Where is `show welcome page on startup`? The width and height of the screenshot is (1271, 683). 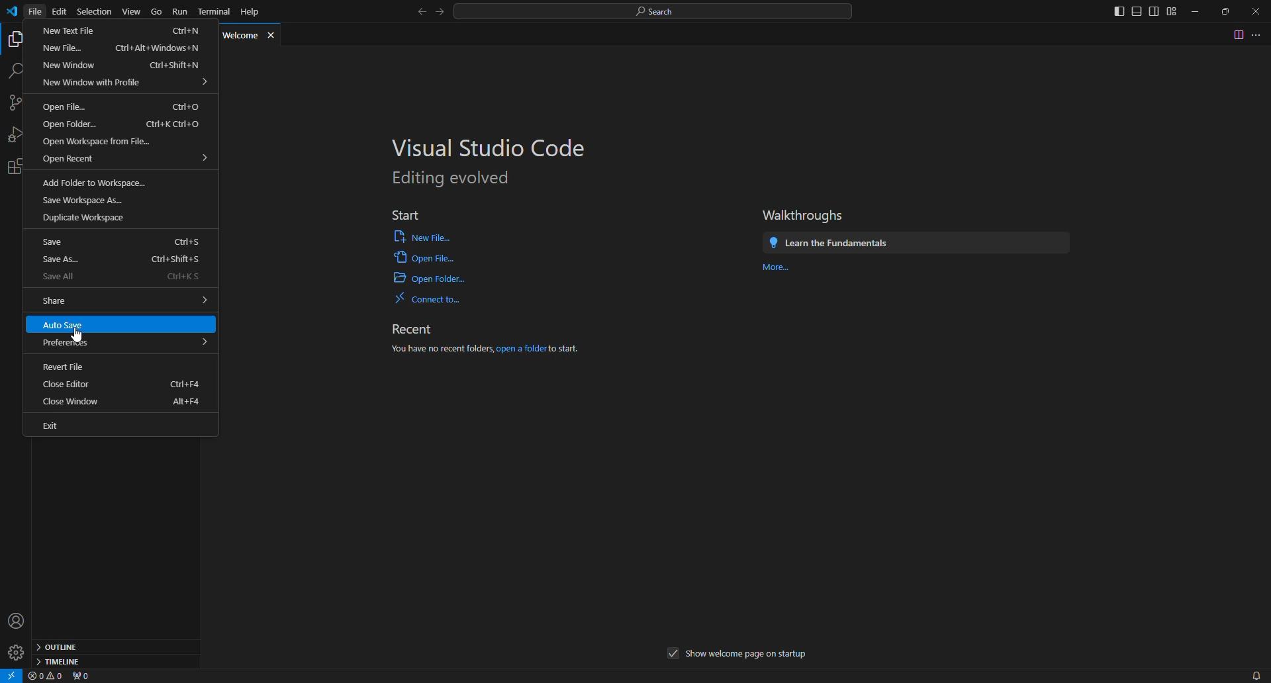
show welcome page on startup is located at coordinates (748, 655).